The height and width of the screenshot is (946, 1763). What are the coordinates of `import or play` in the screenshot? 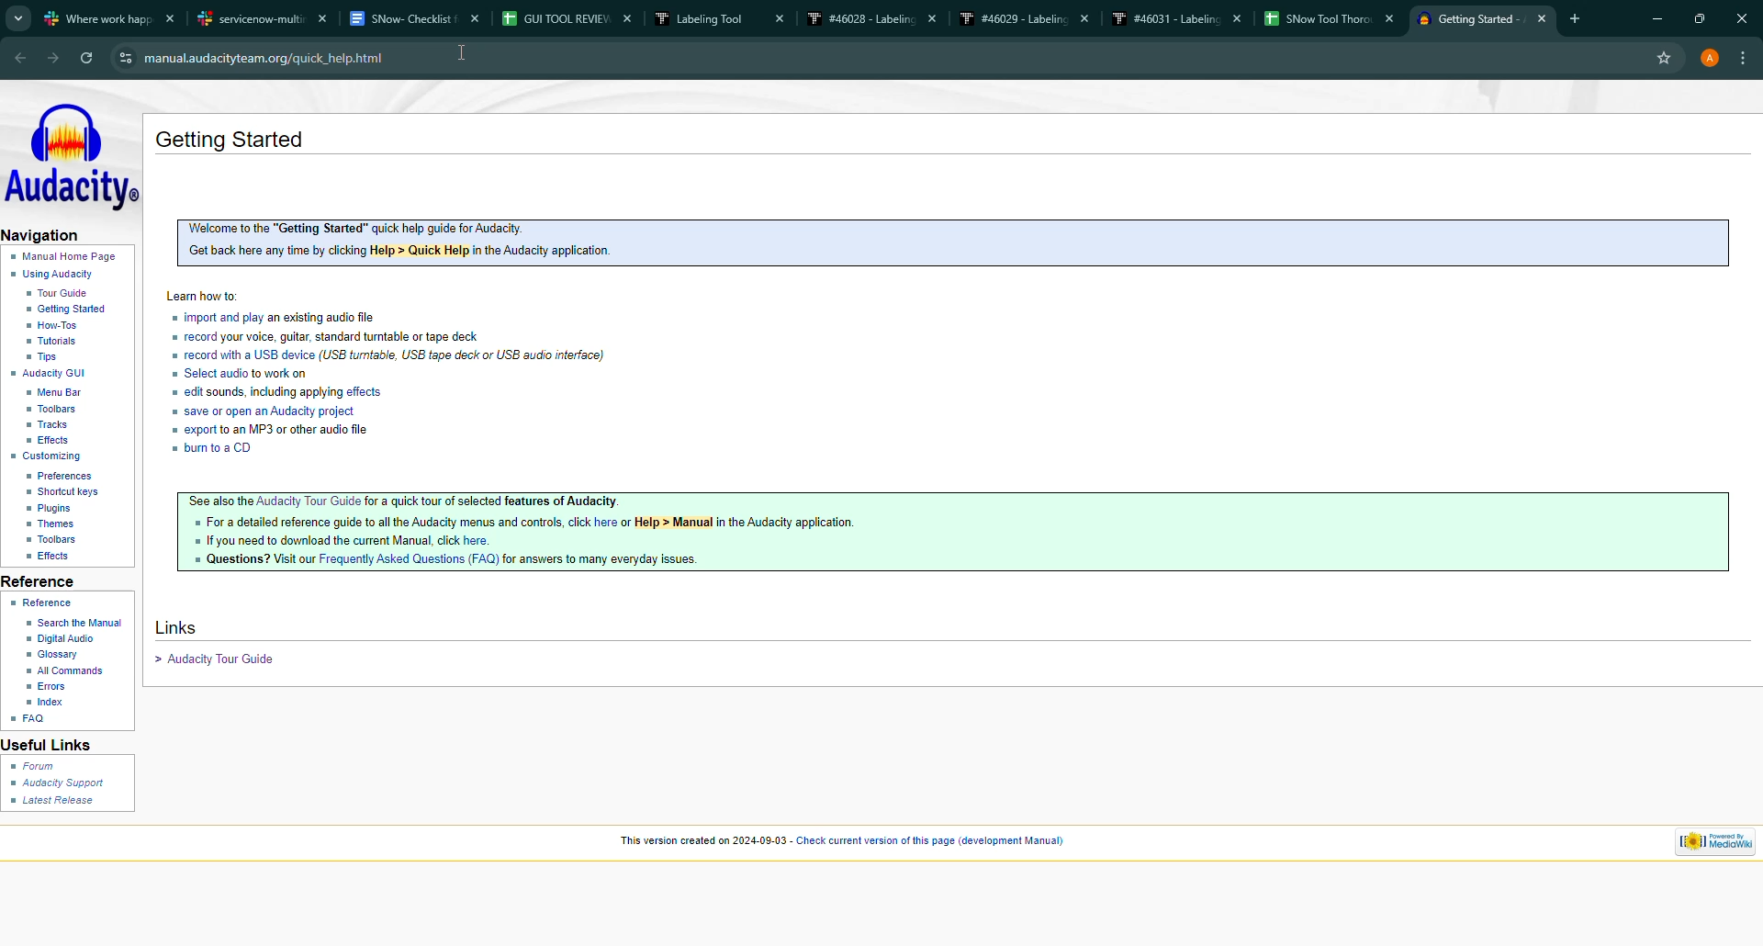 It's located at (215, 320).